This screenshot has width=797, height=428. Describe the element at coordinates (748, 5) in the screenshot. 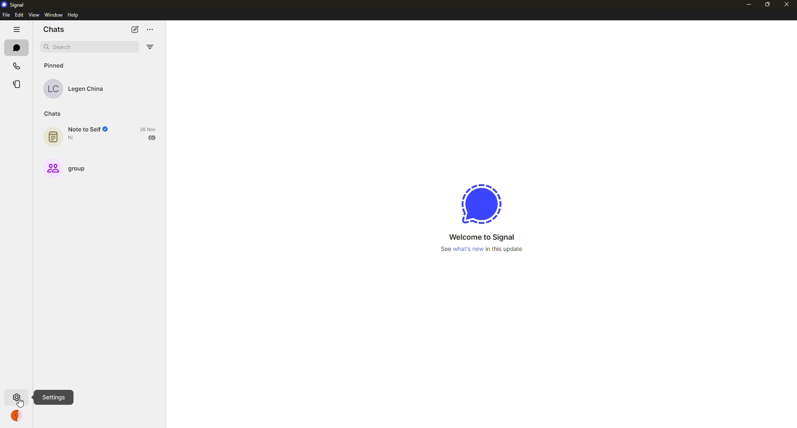

I see `minimize` at that location.